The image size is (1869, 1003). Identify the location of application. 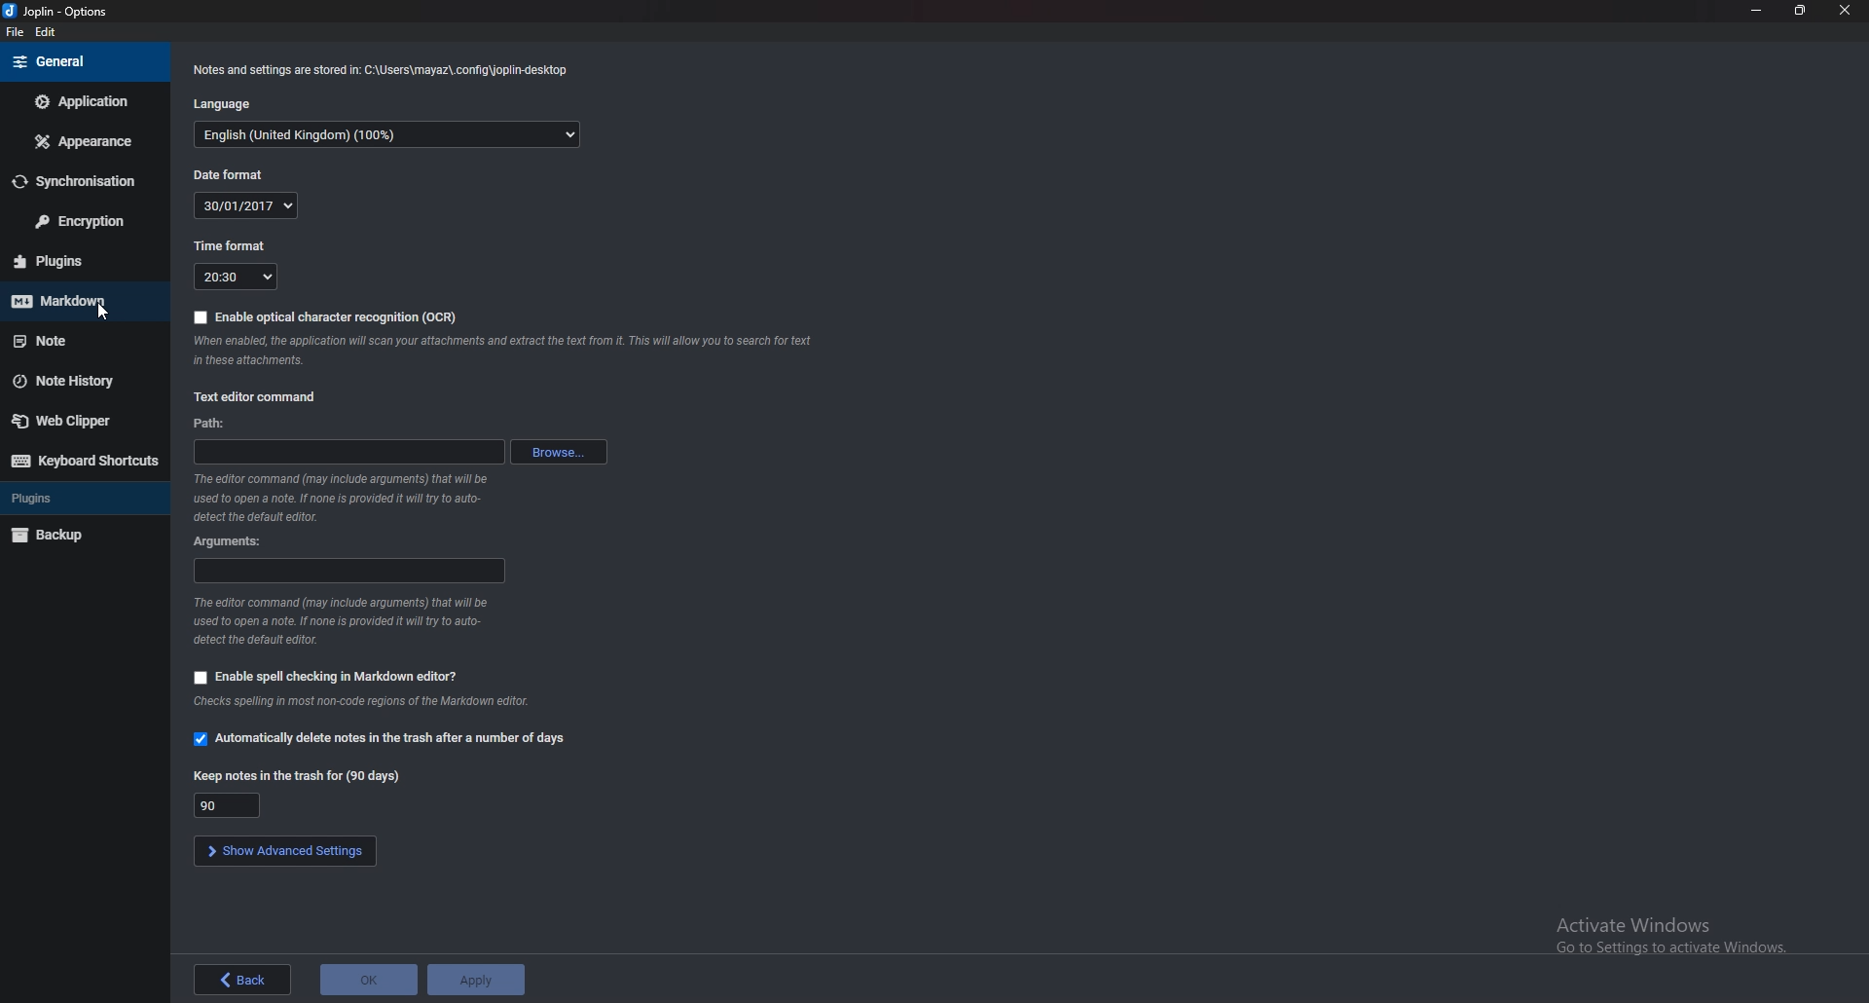
(80, 99).